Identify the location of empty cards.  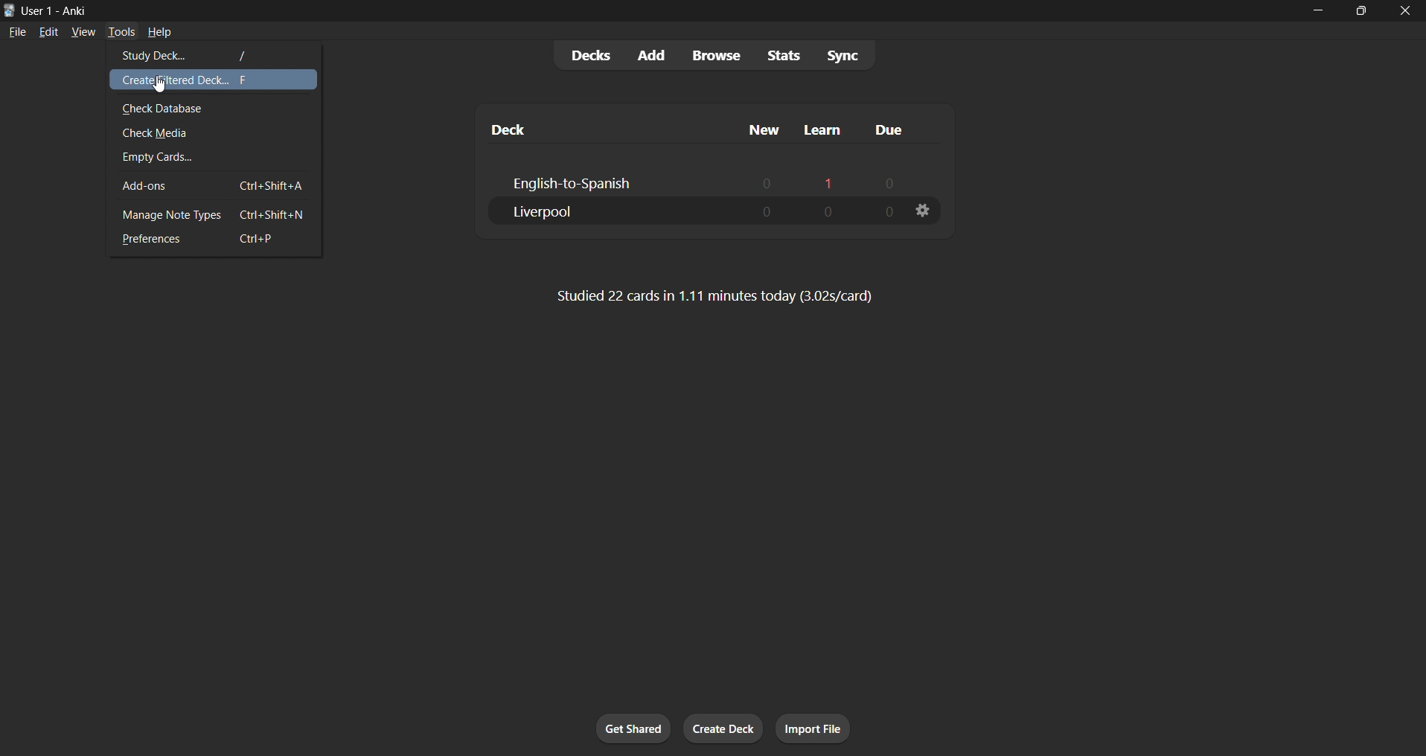
(214, 158).